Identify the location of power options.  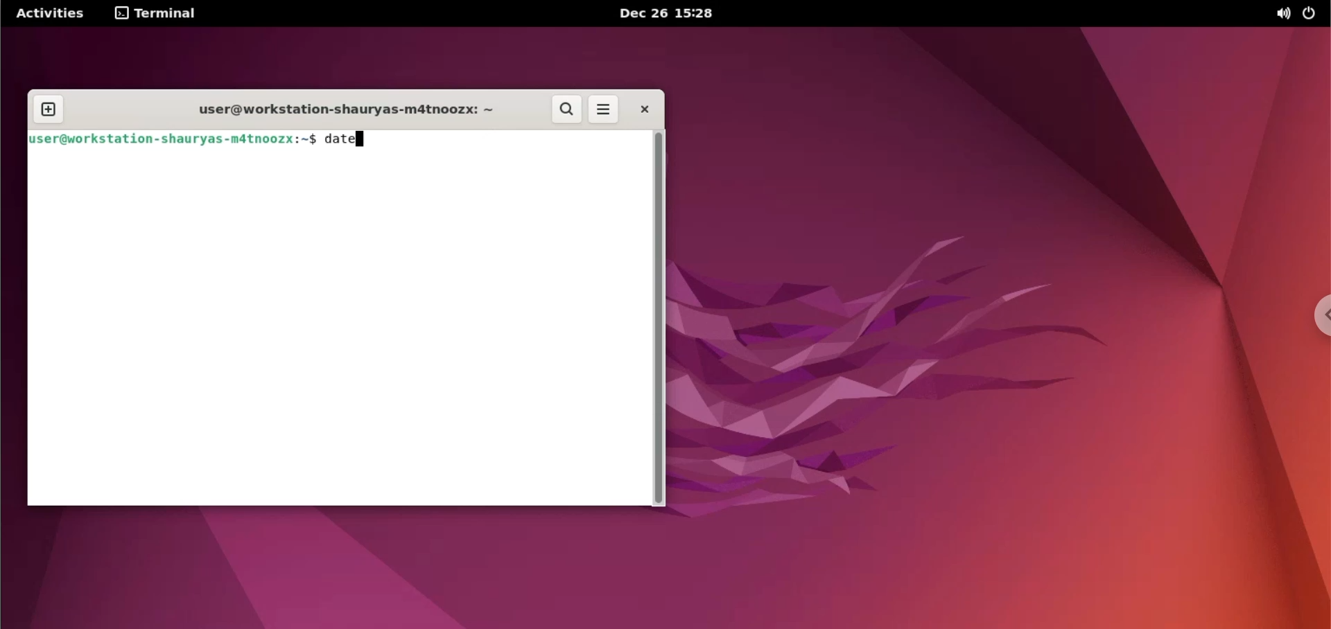
(1308, 13).